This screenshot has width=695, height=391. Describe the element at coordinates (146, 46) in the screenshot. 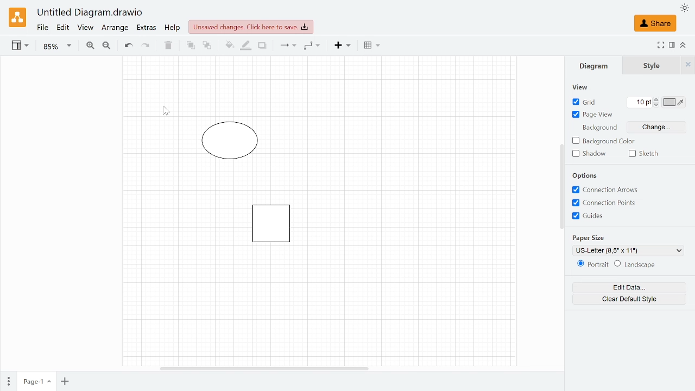

I see `Redo` at that location.